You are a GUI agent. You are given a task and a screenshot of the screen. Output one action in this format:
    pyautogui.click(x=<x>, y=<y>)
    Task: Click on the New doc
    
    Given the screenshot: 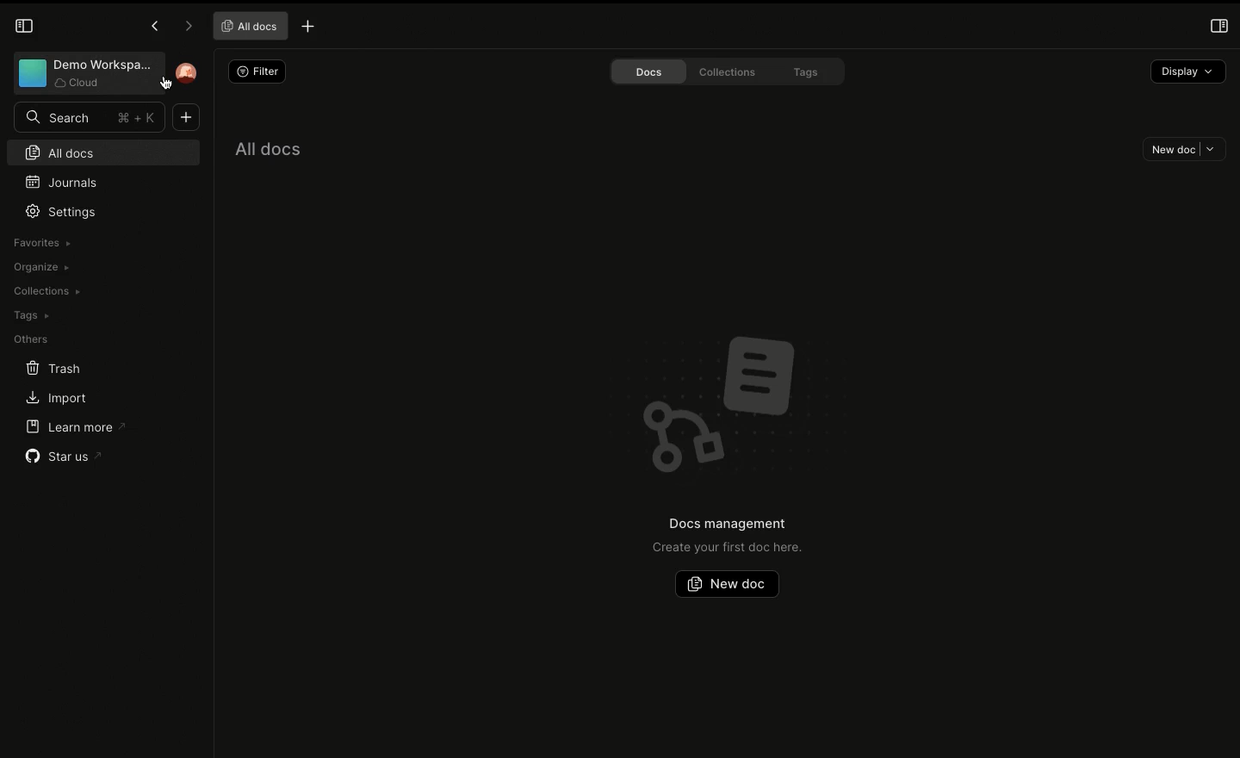 What is the action you would take?
    pyautogui.click(x=1185, y=149)
    